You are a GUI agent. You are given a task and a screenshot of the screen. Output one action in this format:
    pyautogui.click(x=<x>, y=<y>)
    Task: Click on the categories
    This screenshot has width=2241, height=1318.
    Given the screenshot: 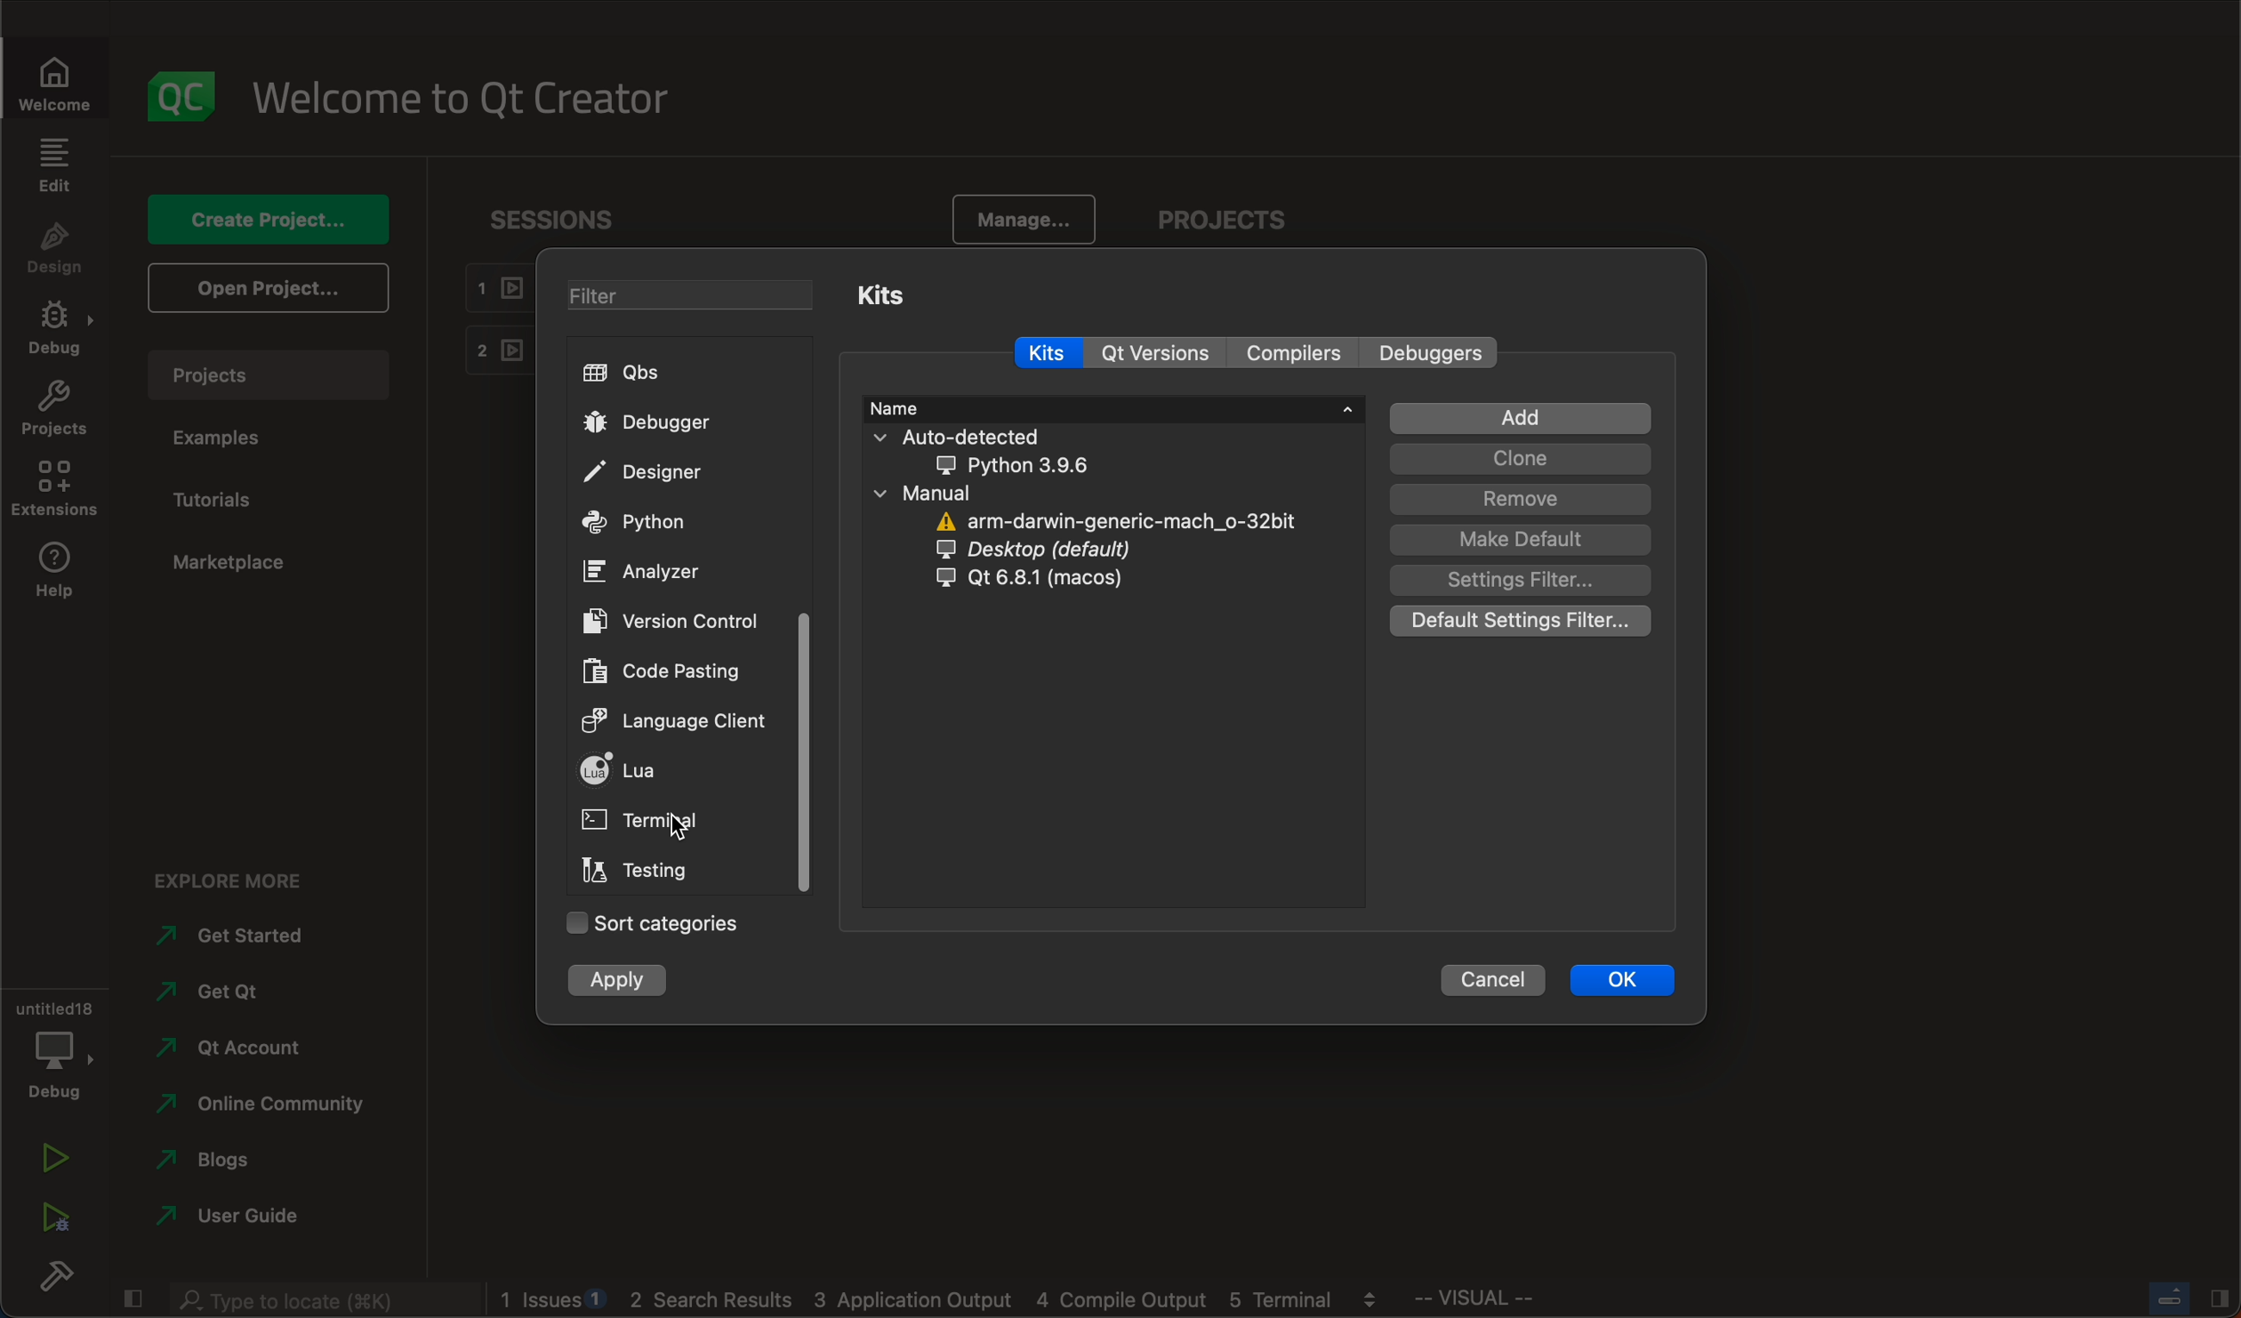 What is the action you would take?
    pyautogui.click(x=647, y=926)
    